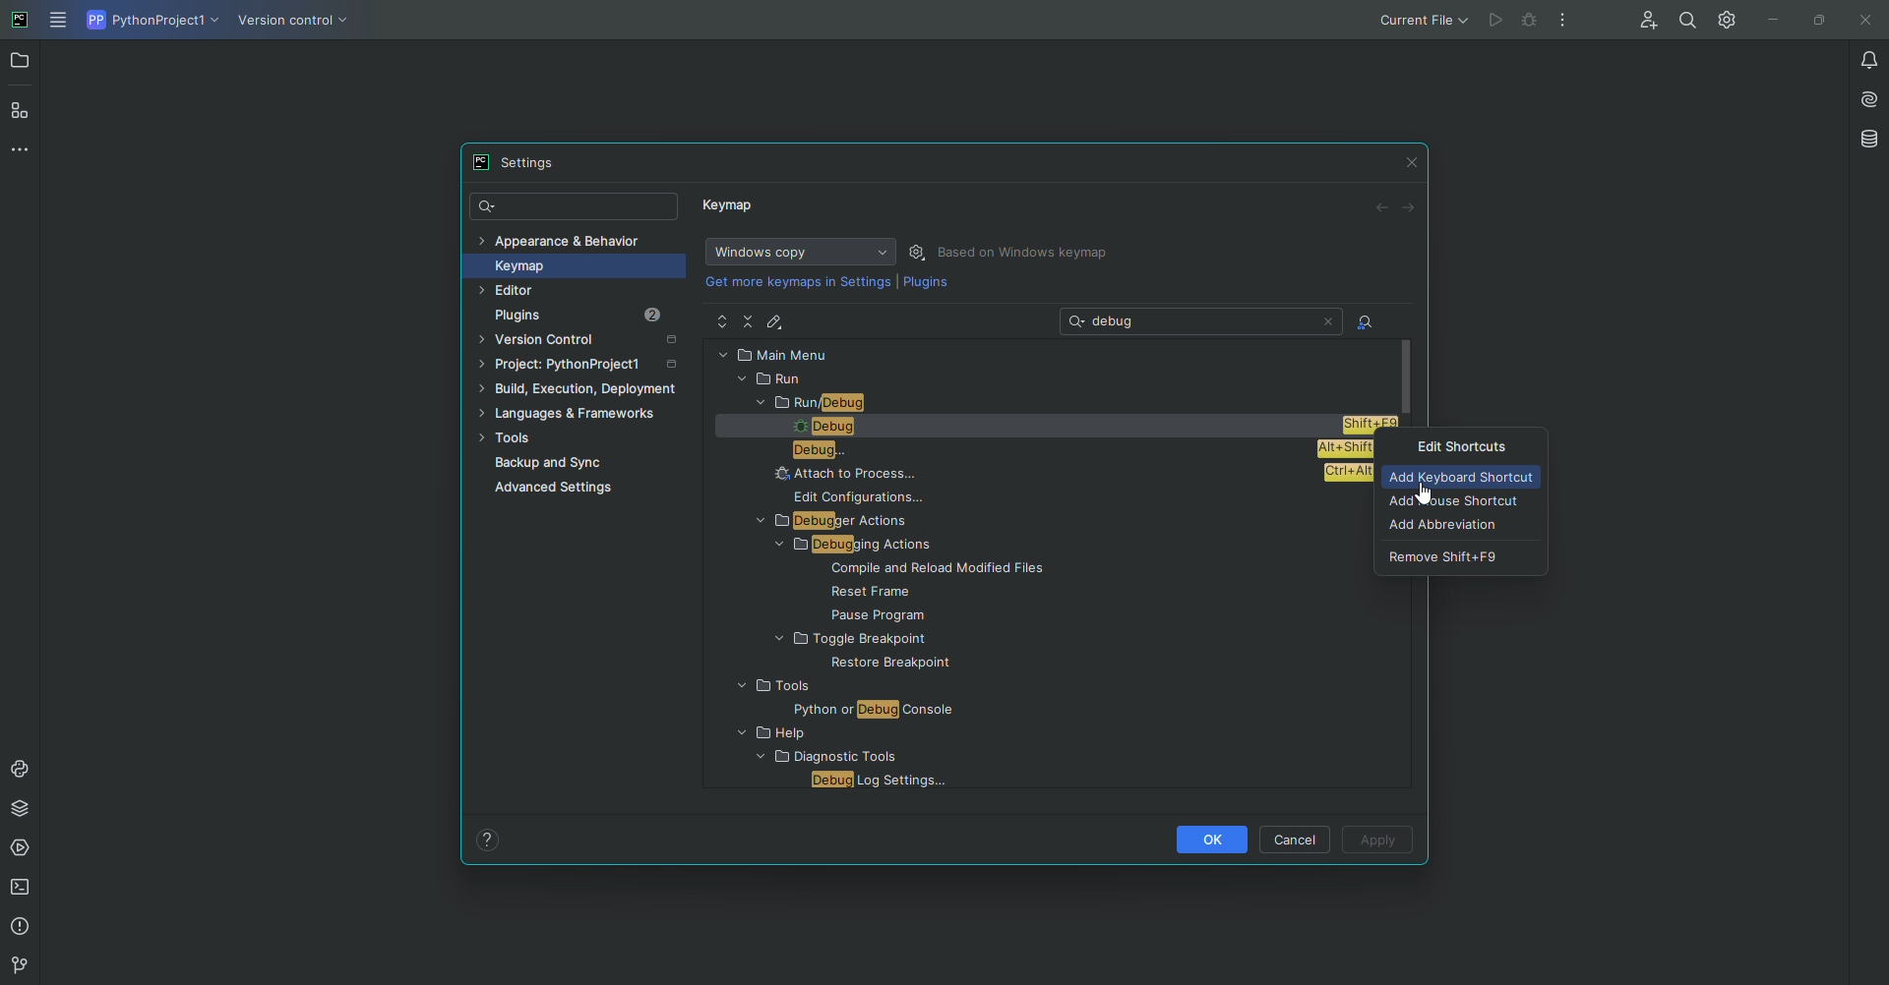 This screenshot has height=985, width=1889. I want to click on shortcut, so click(1371, 424).